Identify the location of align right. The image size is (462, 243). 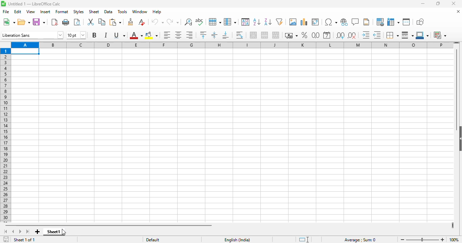
(189, 35).